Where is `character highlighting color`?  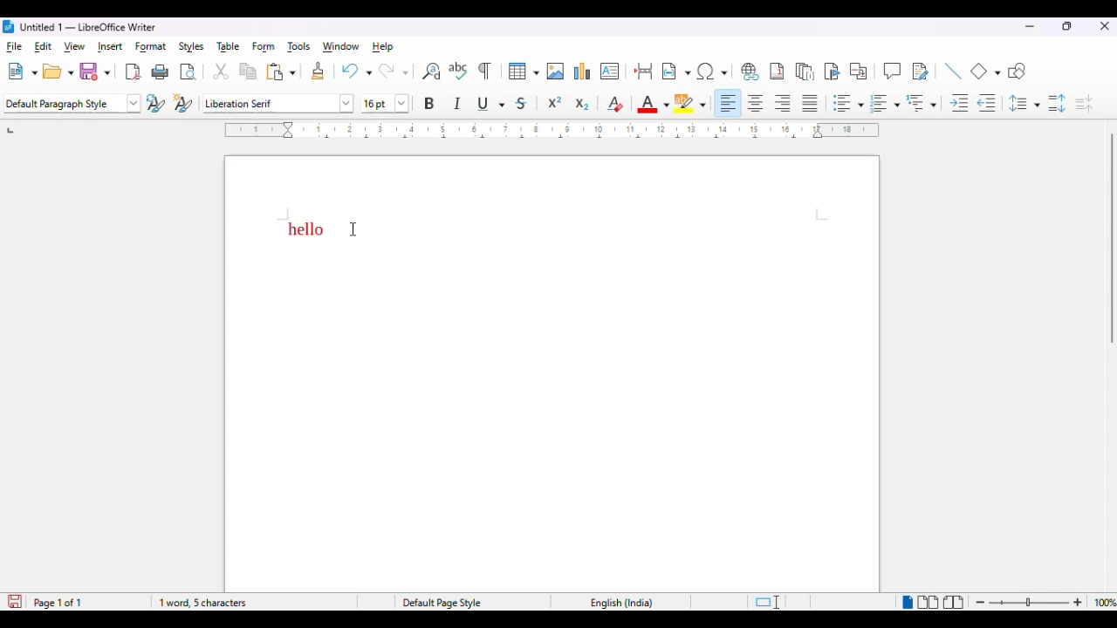 character highlighting color is located at coordinates (691, 103).